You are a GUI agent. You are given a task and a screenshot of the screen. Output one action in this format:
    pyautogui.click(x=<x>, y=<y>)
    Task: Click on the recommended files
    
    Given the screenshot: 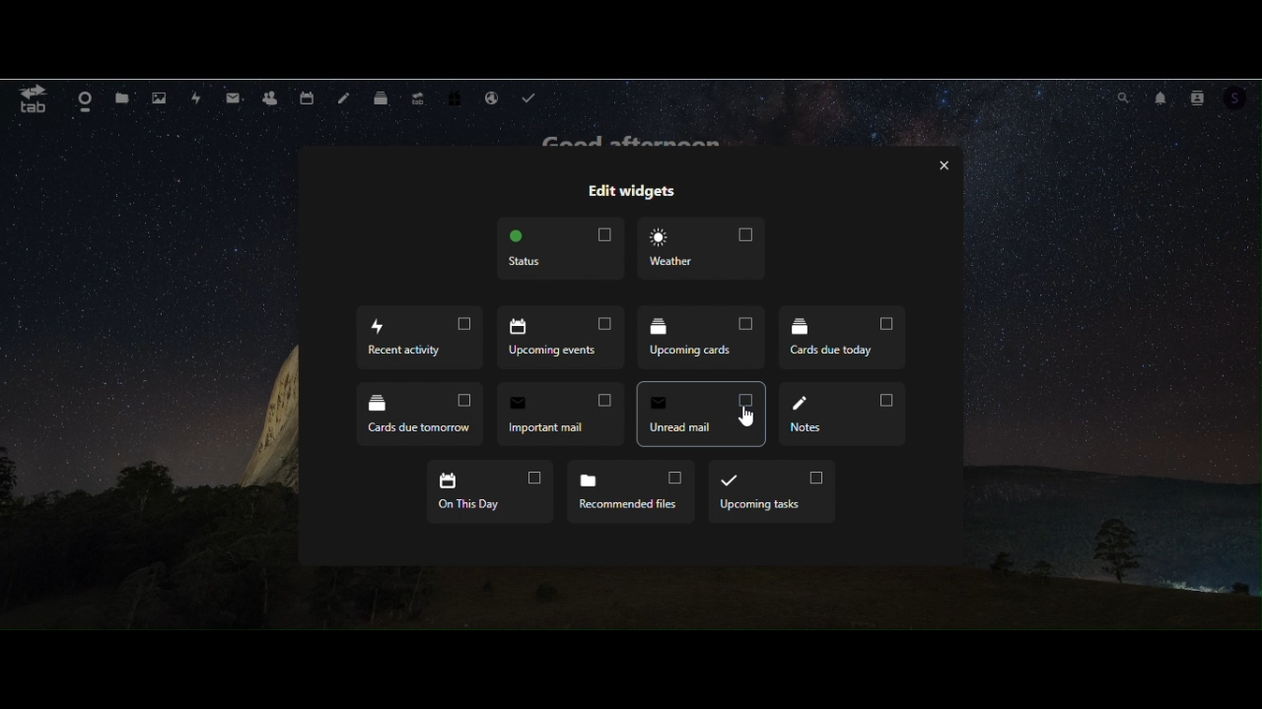 What is the action you would take?
    pyautogui.click(x=629, y=491)
    